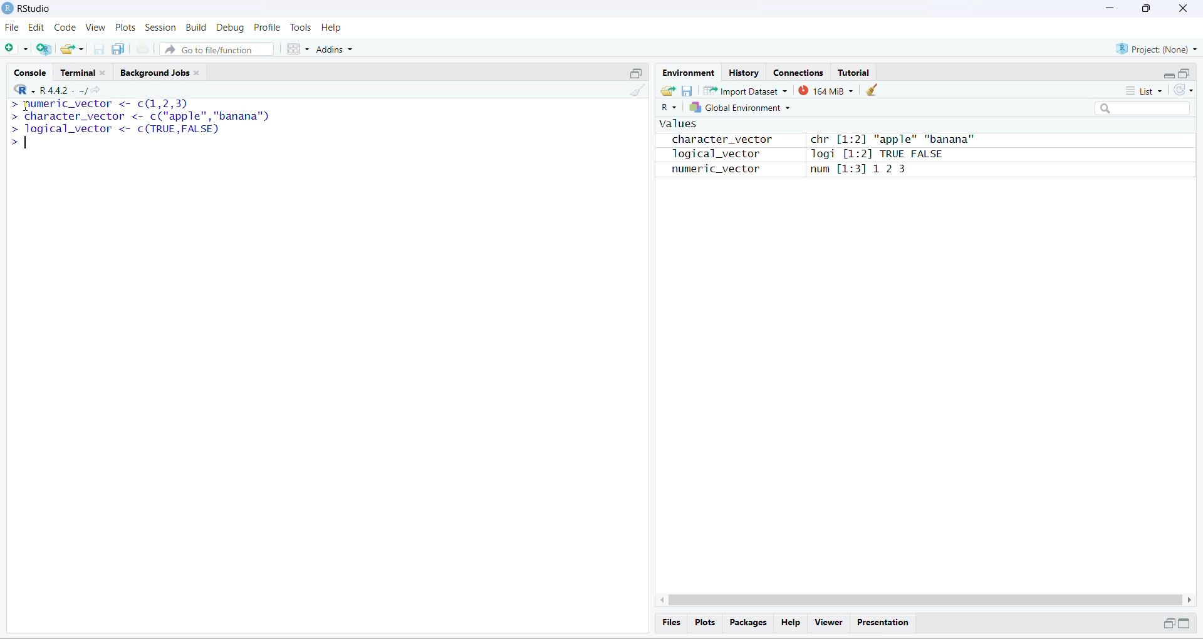  Describe the element at coordinates (333, 28) in the screenshot. I see `Help` at that location.